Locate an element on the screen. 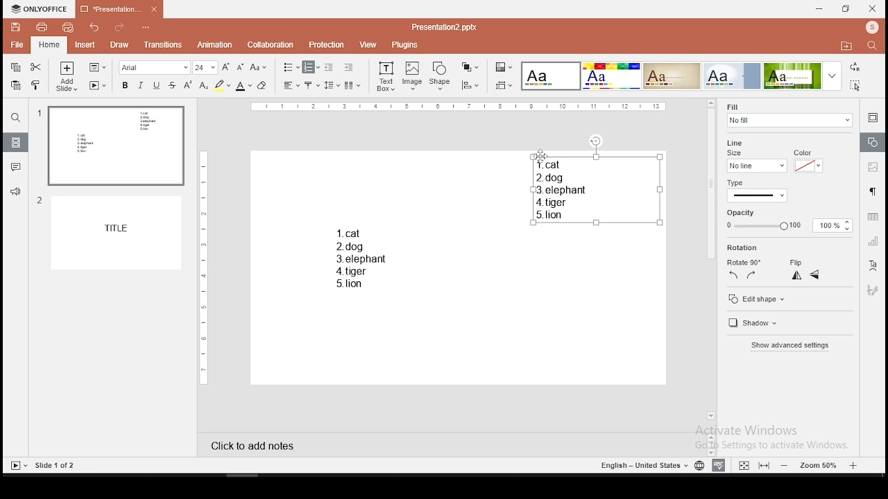 Image resolution: width=888 pixels, height=499 pixels. change color theme is located at coordinates (504, 67).